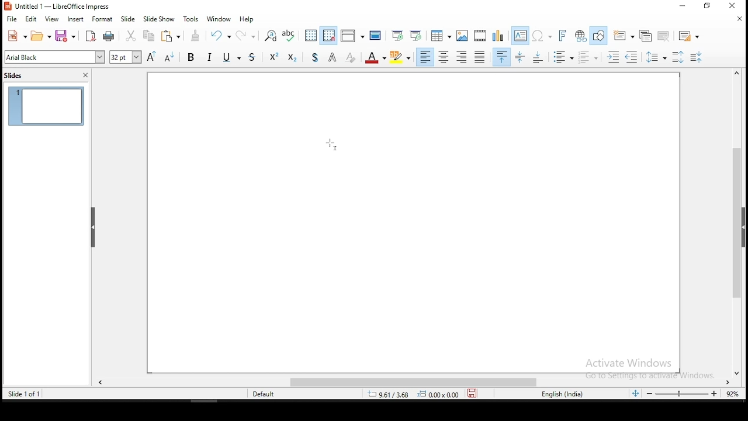 The width and height of the screenshot is (748, 421). Describe the element at coordinates (375, 57) in the screenshot. I see `Font Color` at that location.